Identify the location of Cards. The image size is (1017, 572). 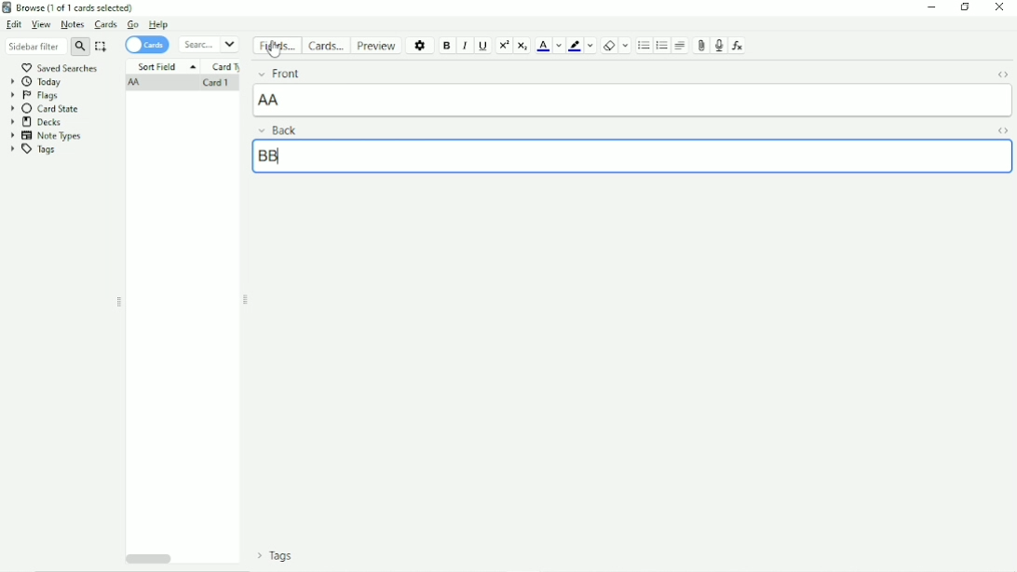
(147, 46).